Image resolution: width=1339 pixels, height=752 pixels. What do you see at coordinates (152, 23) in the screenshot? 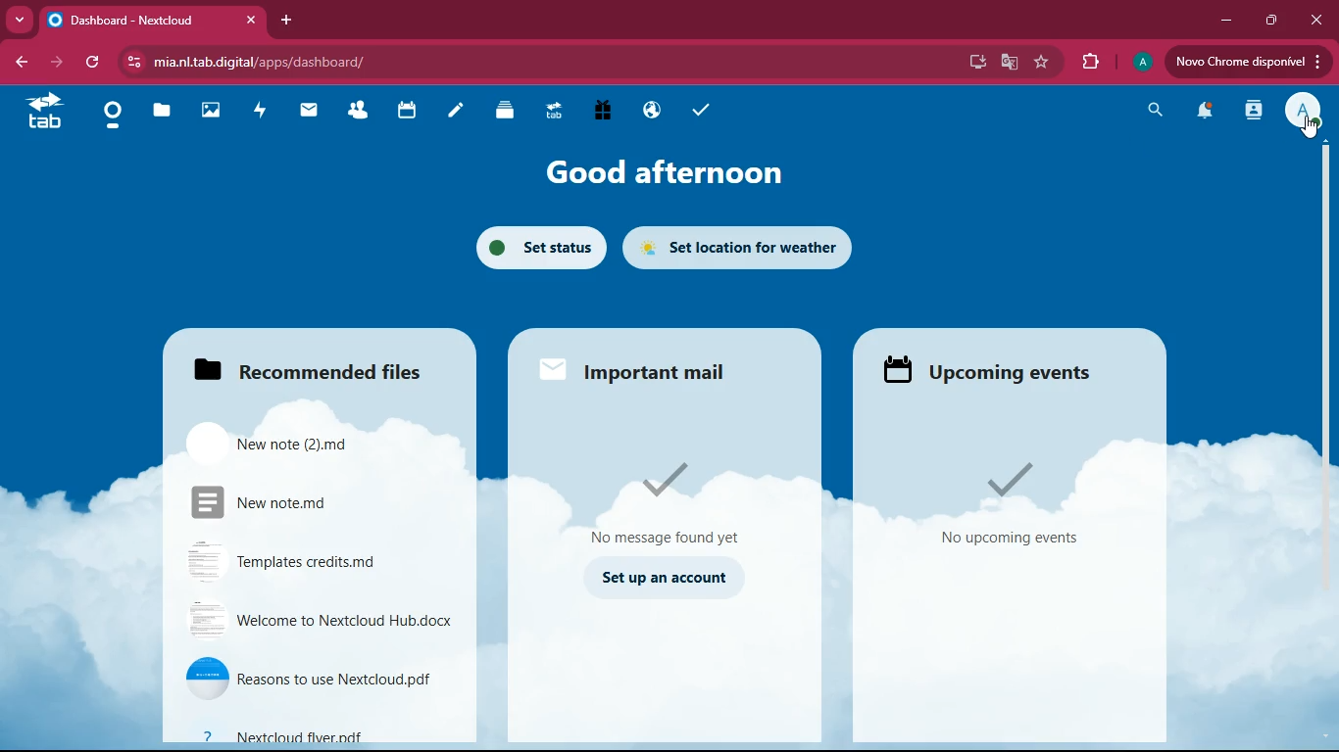
I see `tab` at bounding box center [152, 23].